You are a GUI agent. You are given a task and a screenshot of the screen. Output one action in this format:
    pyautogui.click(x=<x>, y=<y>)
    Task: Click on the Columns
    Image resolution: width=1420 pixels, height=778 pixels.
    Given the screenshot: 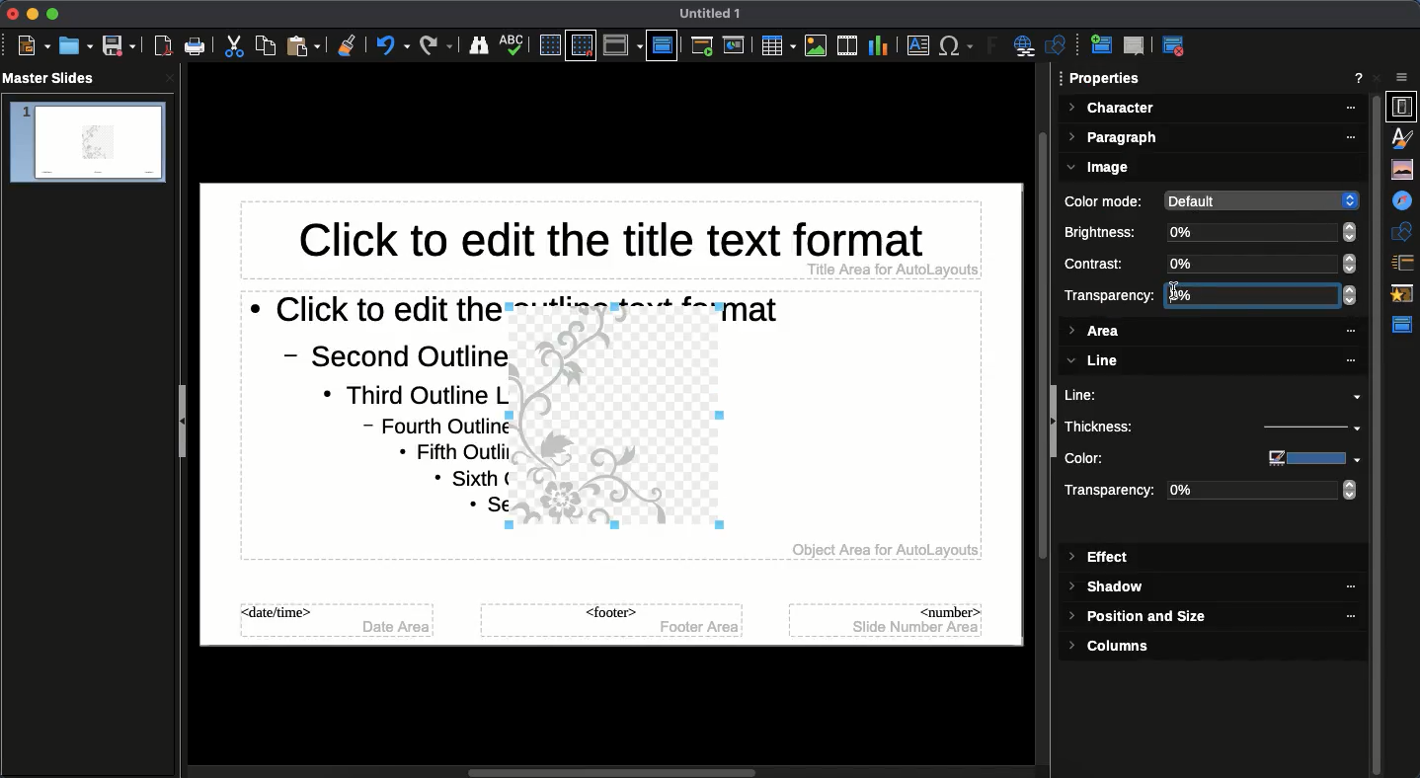 What is the action you would take?
    pyautogui.click(x=1117, y=646)
    